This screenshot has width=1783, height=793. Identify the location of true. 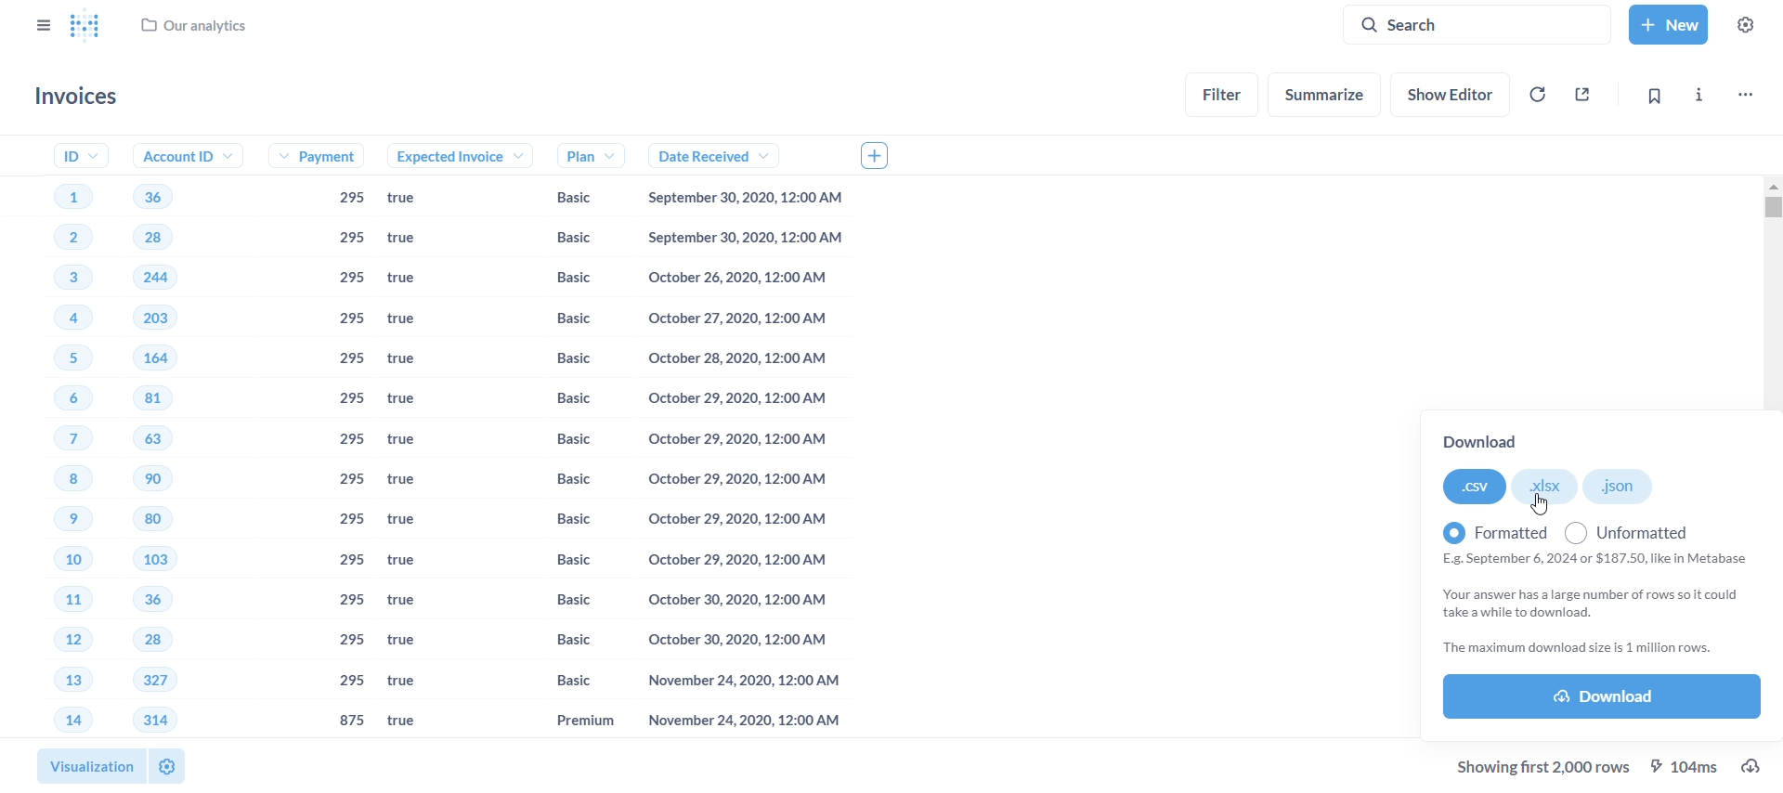
(410, 279).